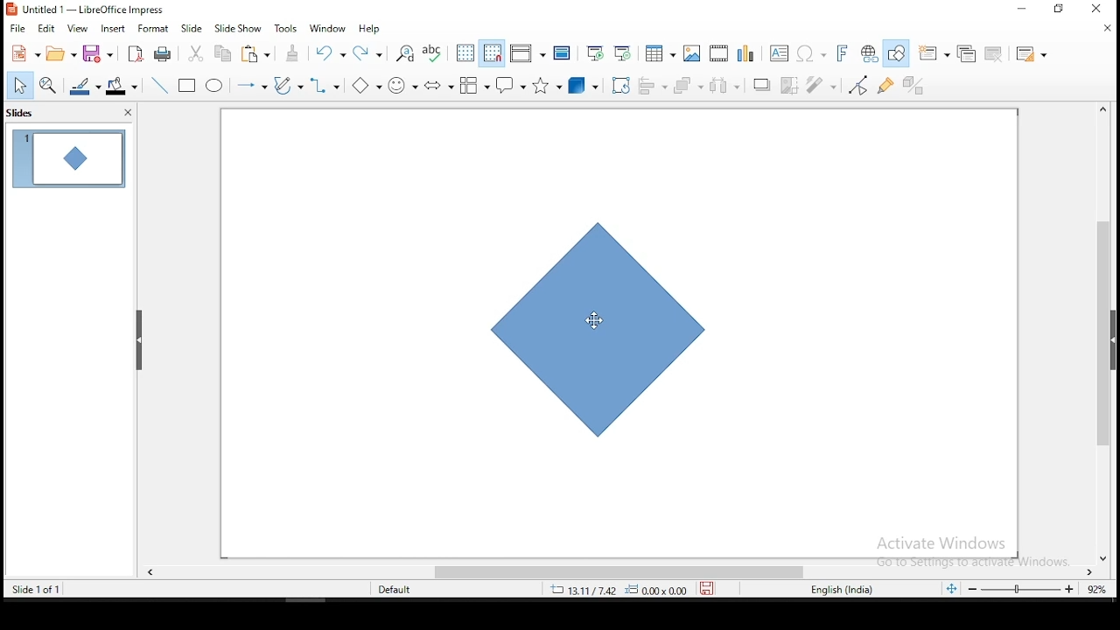 The height and width of the screenshot is (630, 1120). I want to click on DImensions, so click(614, 591).